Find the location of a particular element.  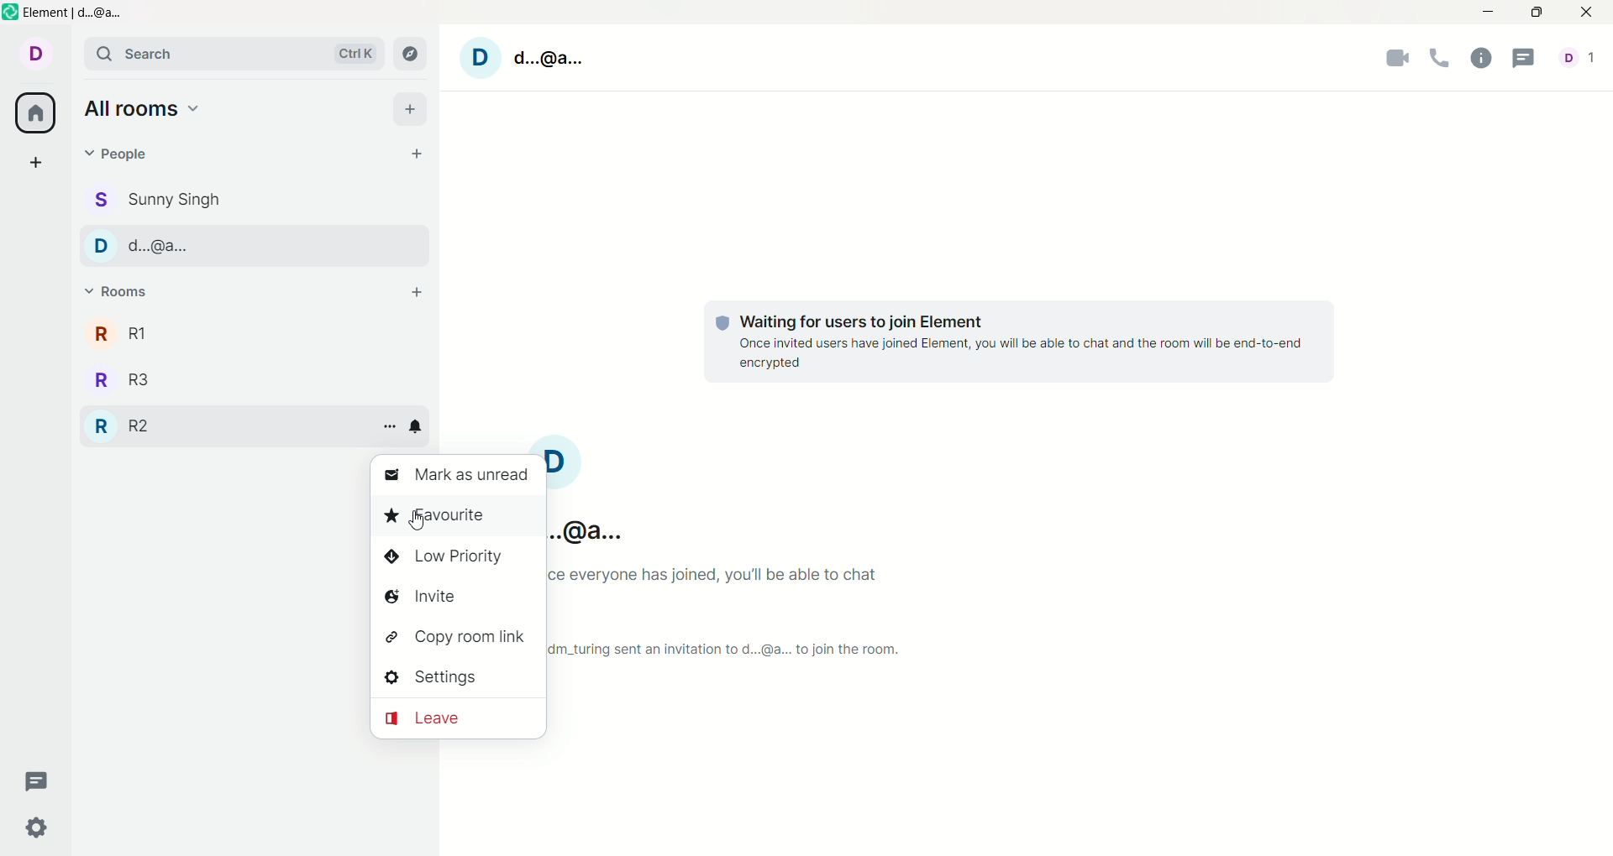

create a space is located at coordinates (37, 161).